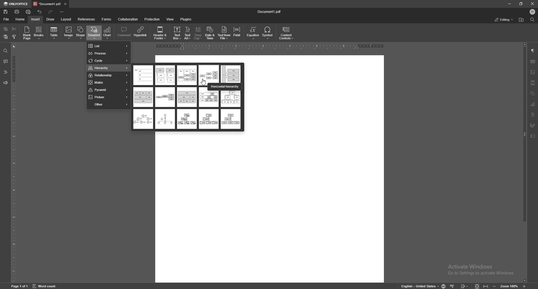  What do you see at coordinates (108, 97) in the screenshot?
I see `picture` at bounding box center [108, 97].